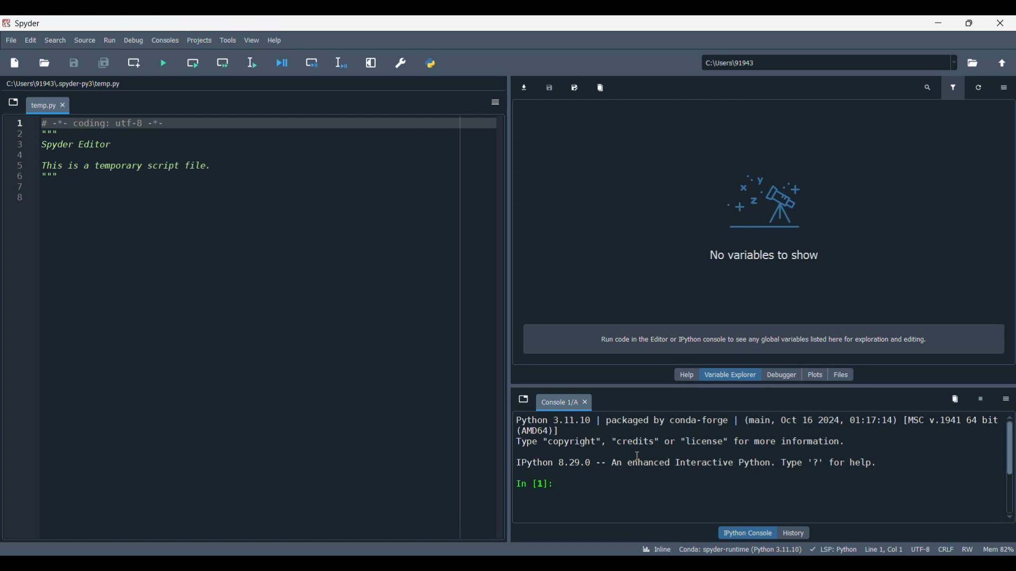 The width and height of the screenshot is (1016, 571). What do you see at coordinates (13, 103) in the screenshot?
I see `Browse tabs` at bounding box center [13, 103].